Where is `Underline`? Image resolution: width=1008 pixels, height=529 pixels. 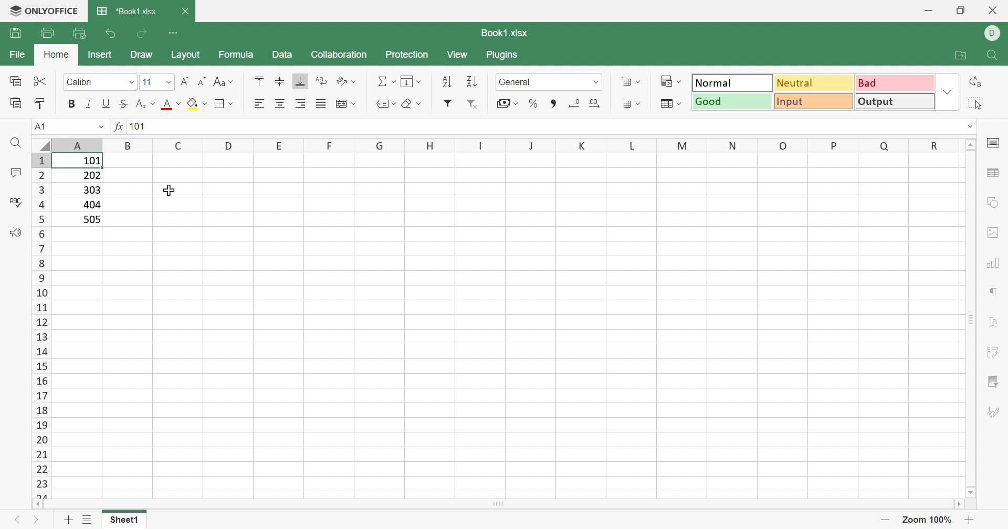 Underline is located at coordinates (106, 104).